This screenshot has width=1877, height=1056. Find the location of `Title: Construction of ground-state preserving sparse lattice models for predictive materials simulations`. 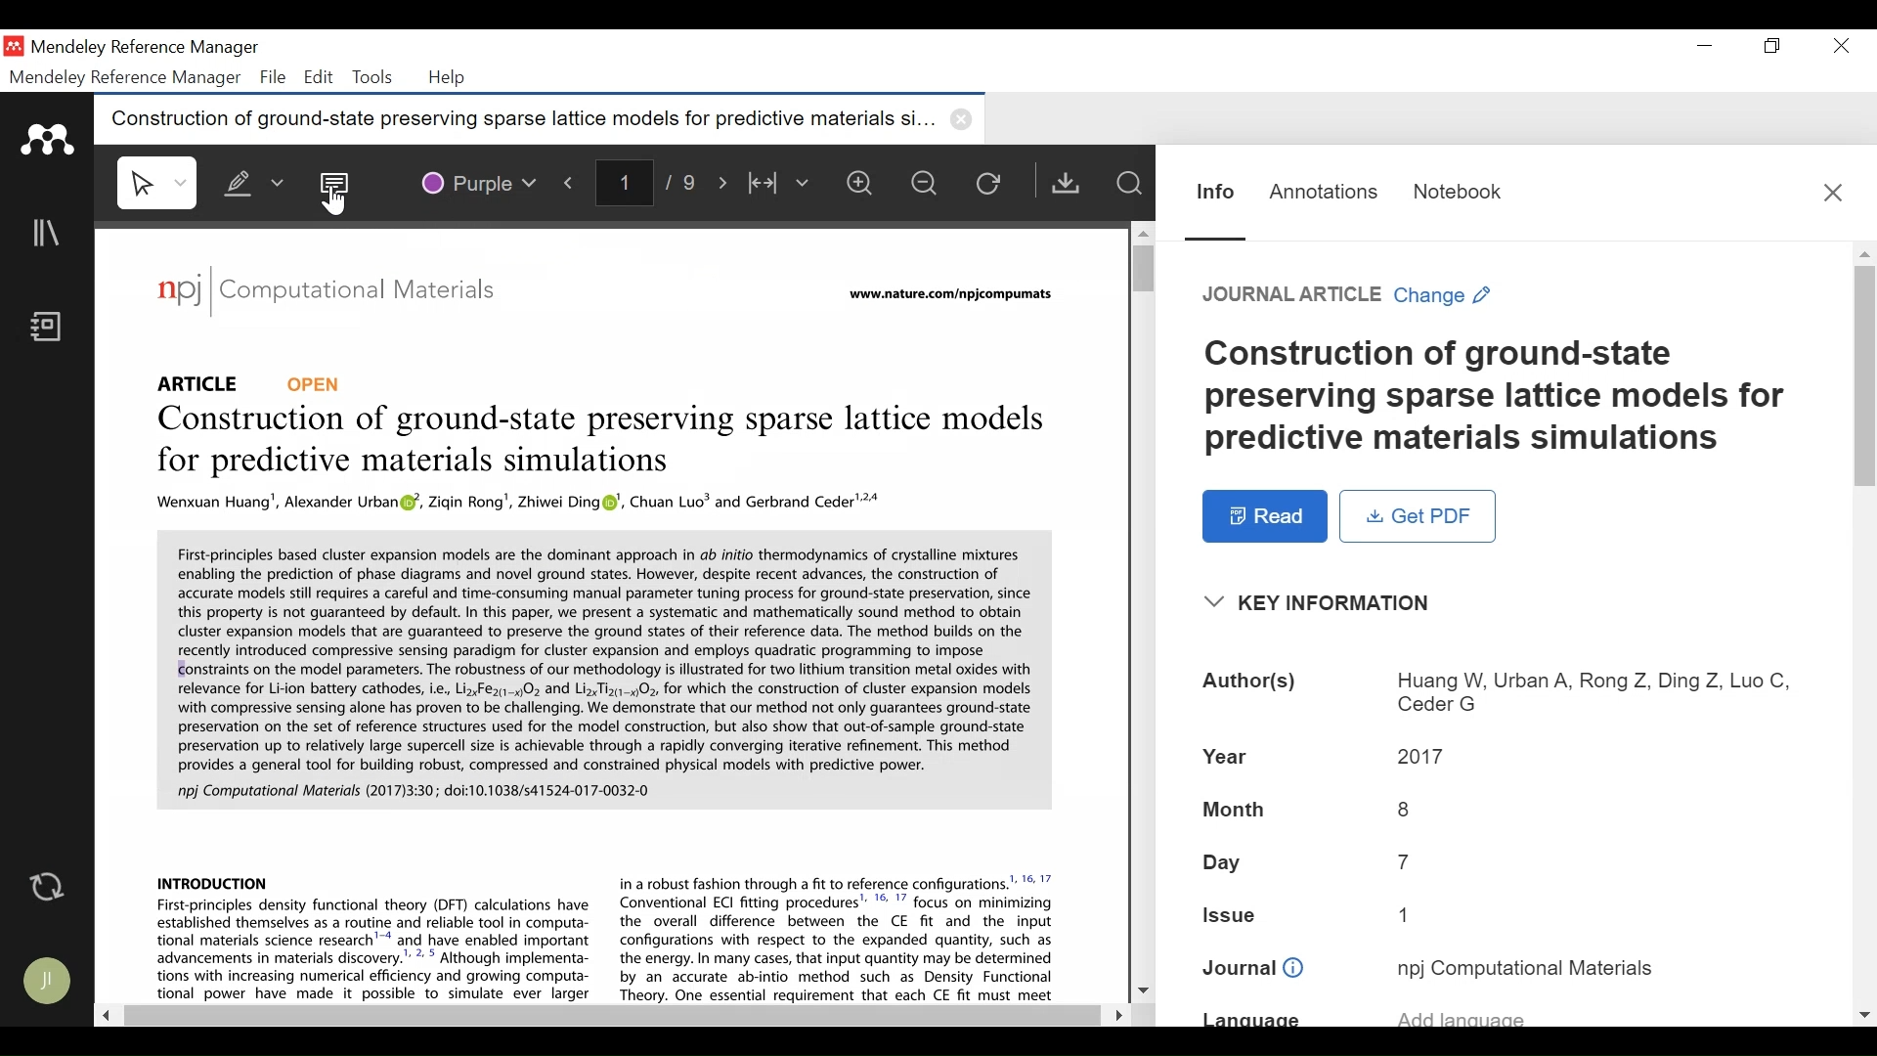

Title: Construction of ground-state preserving sparse lattice models for predictive materials simulations is located at coordinates (595, 442).